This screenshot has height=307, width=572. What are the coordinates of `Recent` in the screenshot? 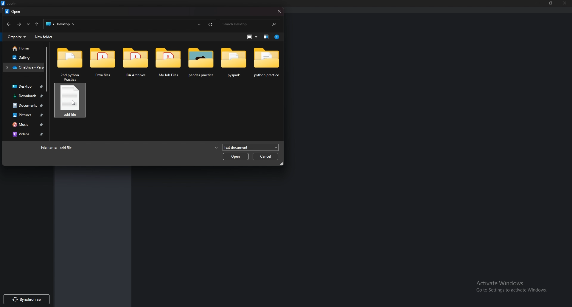 It's located at (29, 24).